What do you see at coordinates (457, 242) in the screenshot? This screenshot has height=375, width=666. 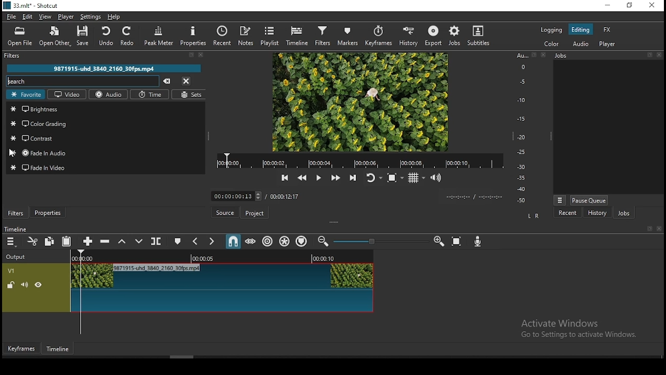 I see `zoom timeline to fit` at bounding box center [457, 242].